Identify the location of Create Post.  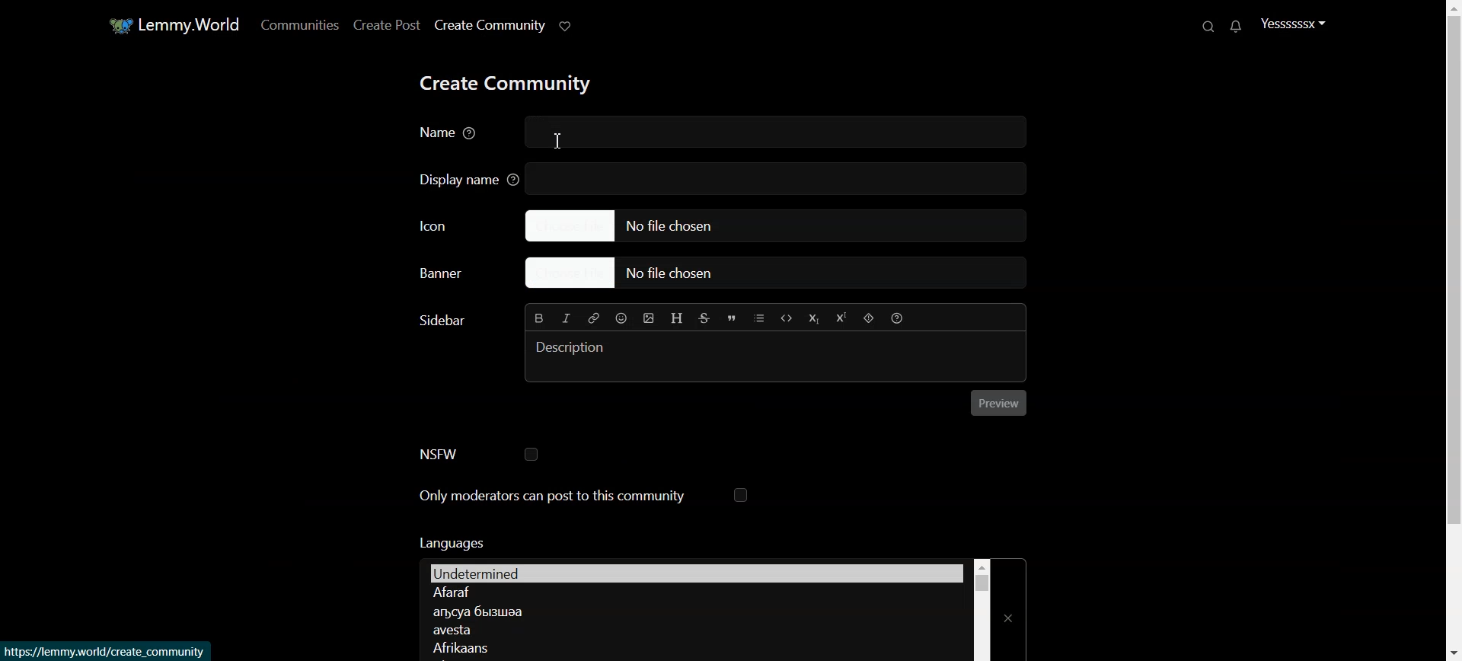
(385, 24).